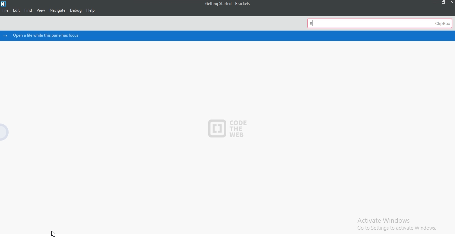 The image size is (455, 241). Describe the element at coordinates (15, 11) in the screenshot. I see `edit` at that location.